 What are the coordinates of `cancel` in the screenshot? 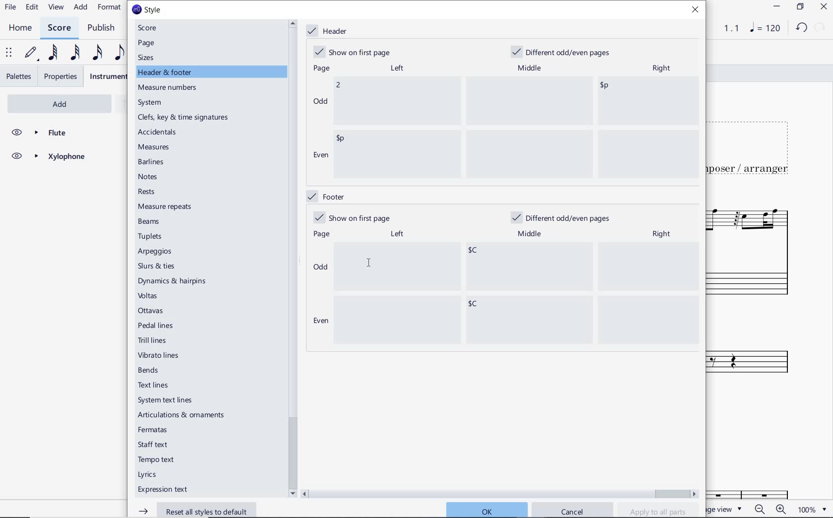 It's located at (573, 510).